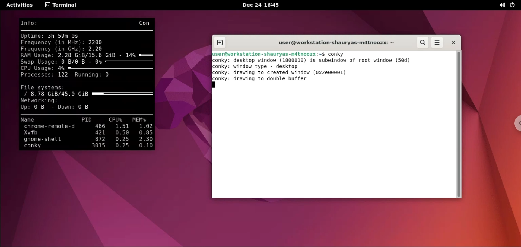 The image size is (521, 247). I want to click on line, so click(86, 83).